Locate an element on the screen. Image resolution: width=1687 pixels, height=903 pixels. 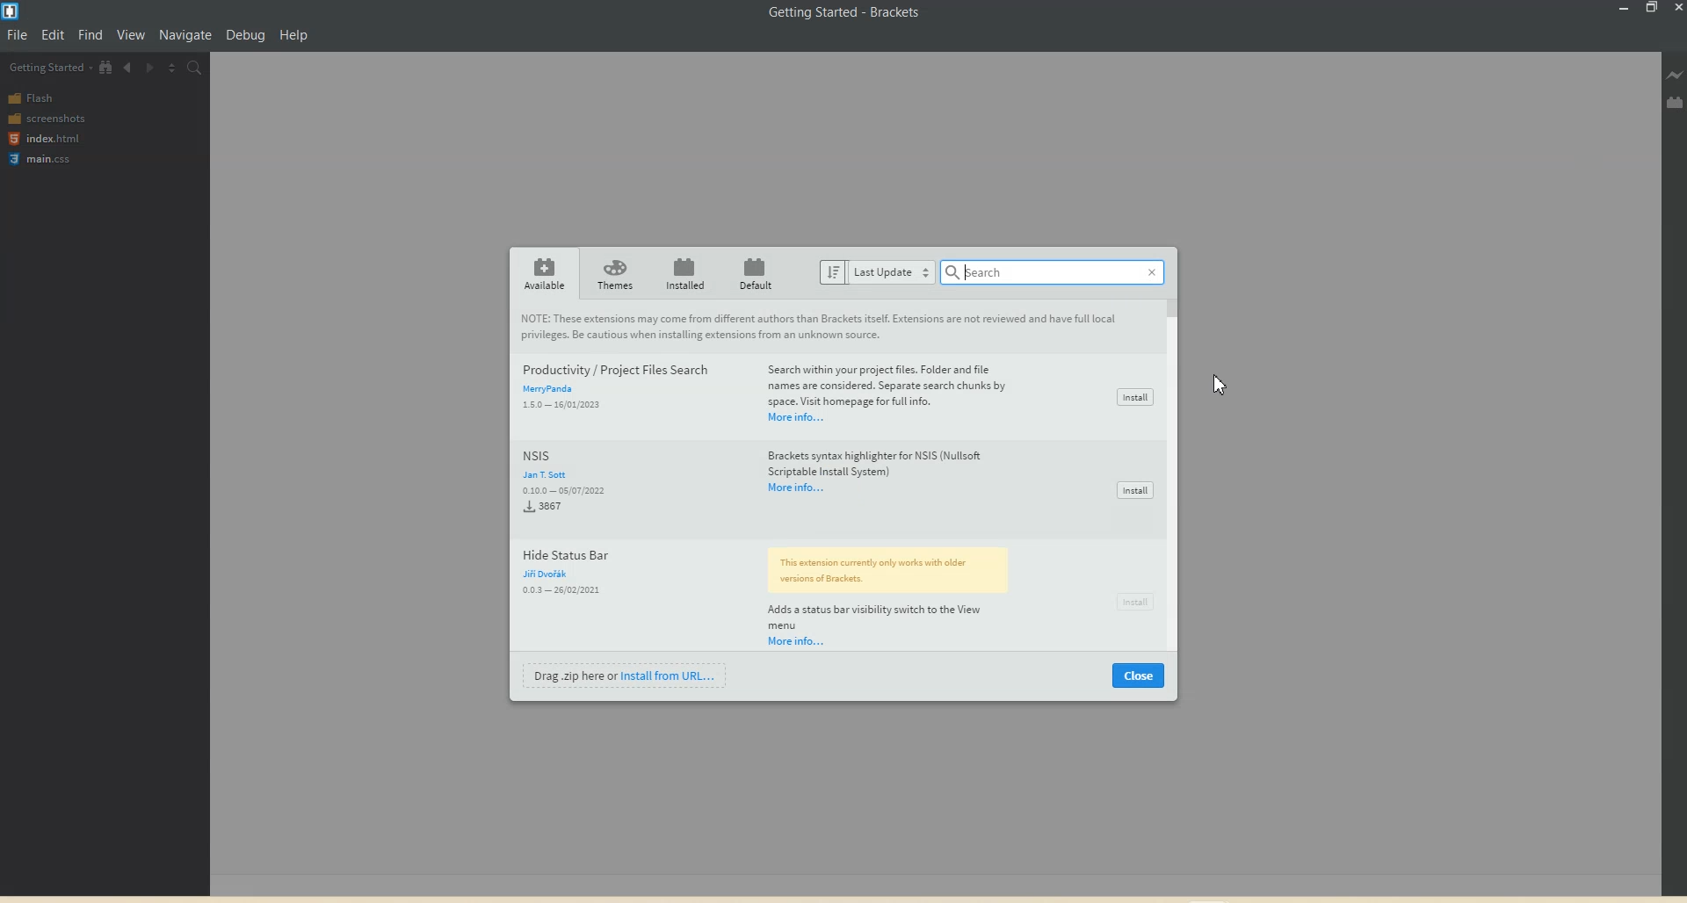
Adds a status bar visibility switch to the View menu is located at coordinates (879, 616).